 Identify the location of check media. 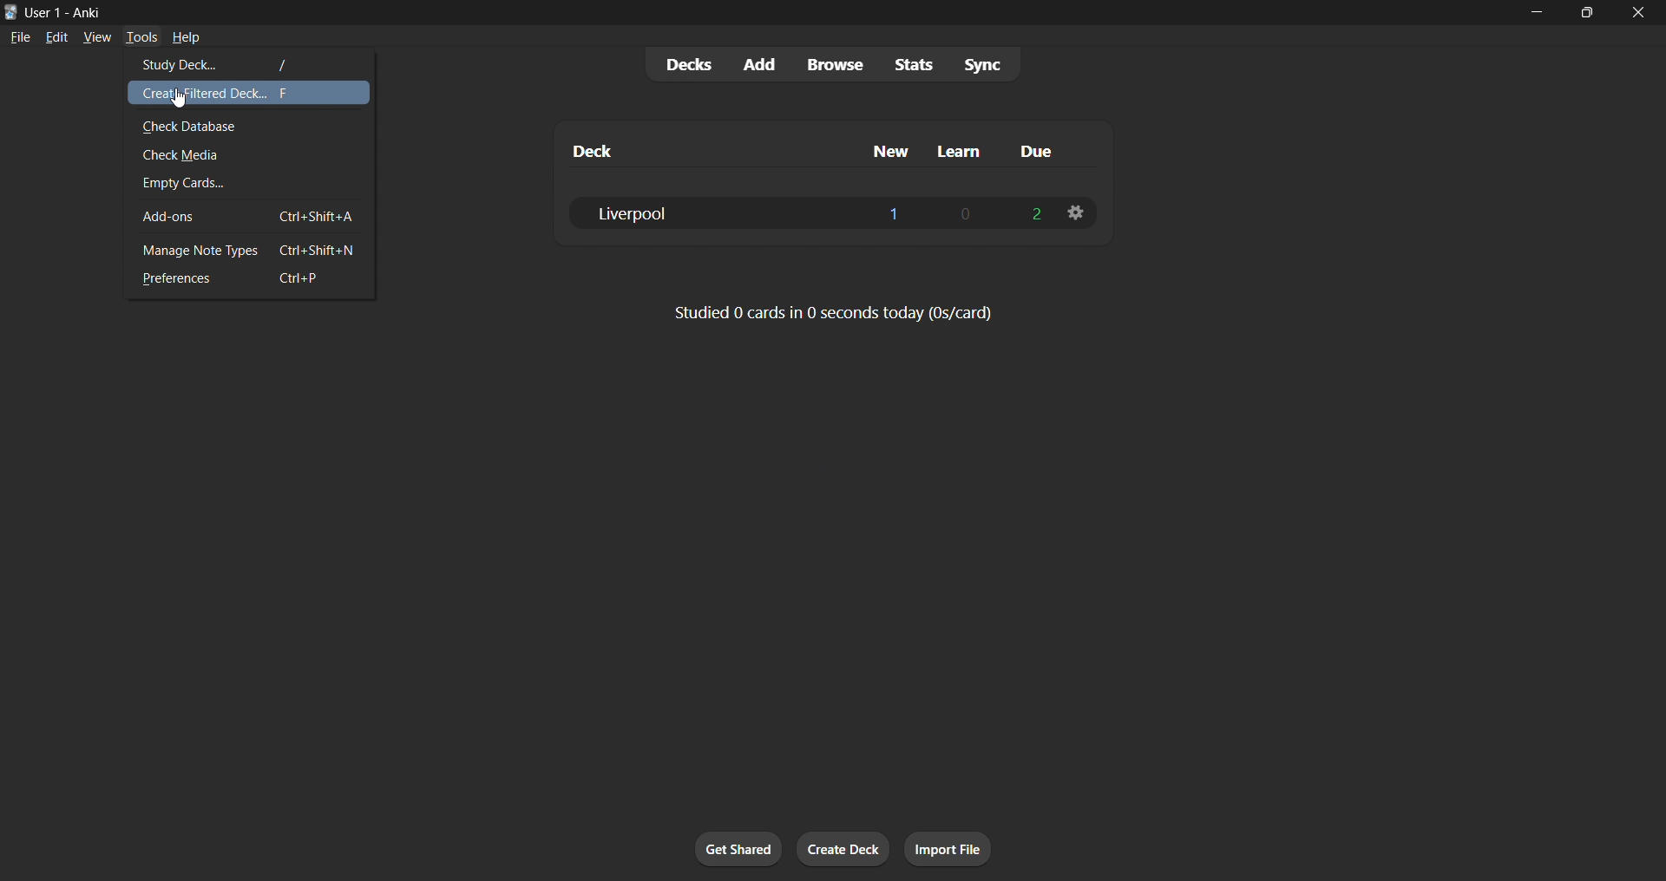
(247, 156).